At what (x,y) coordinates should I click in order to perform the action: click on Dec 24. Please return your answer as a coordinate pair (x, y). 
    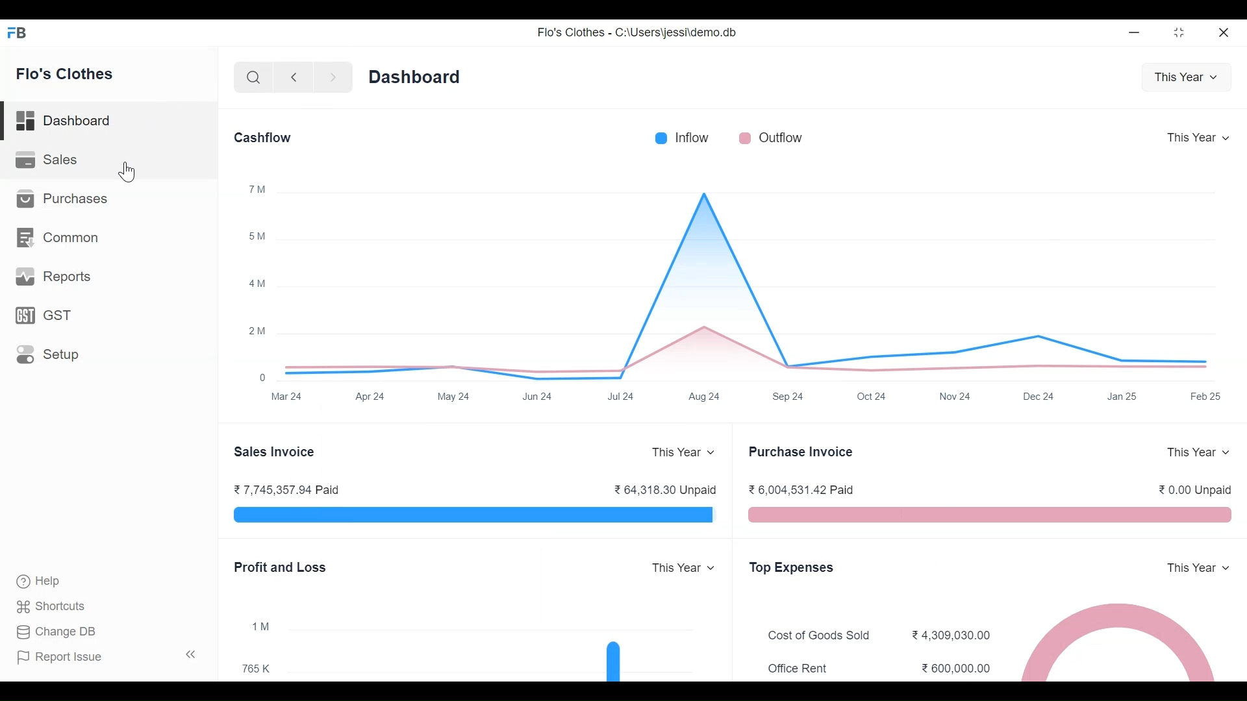
    Looking at the image, I should click on (1037, 396).